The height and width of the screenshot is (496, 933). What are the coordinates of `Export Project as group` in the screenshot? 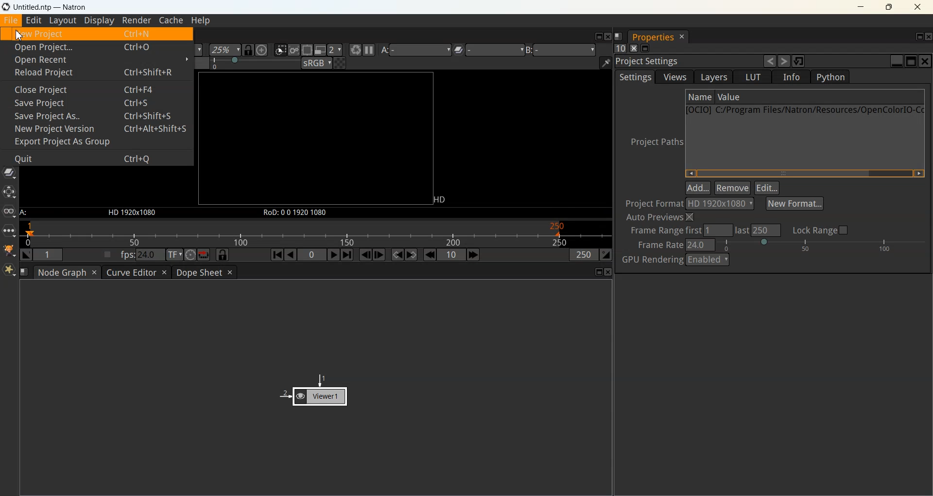 It's located at (96, 142).